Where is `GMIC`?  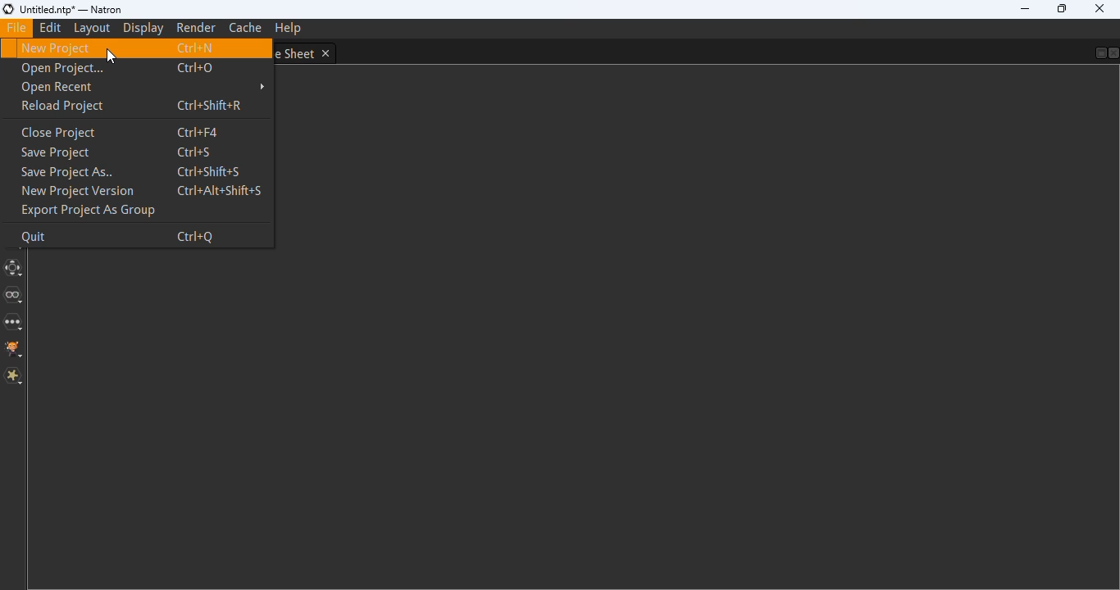
GMIC is located at coordinates (14, 350).